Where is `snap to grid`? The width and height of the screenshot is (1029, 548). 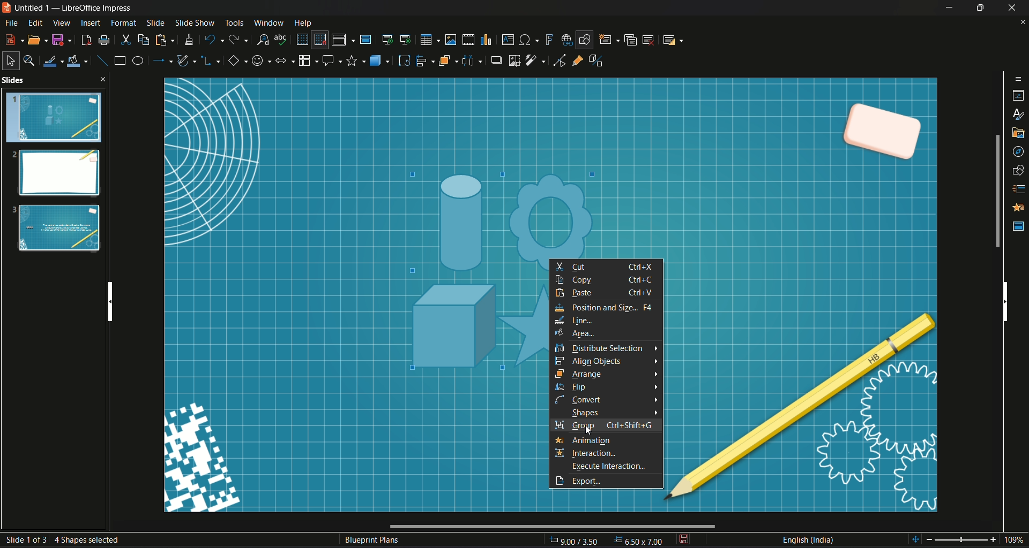 snap to grid is located at coordinates (319, 40).